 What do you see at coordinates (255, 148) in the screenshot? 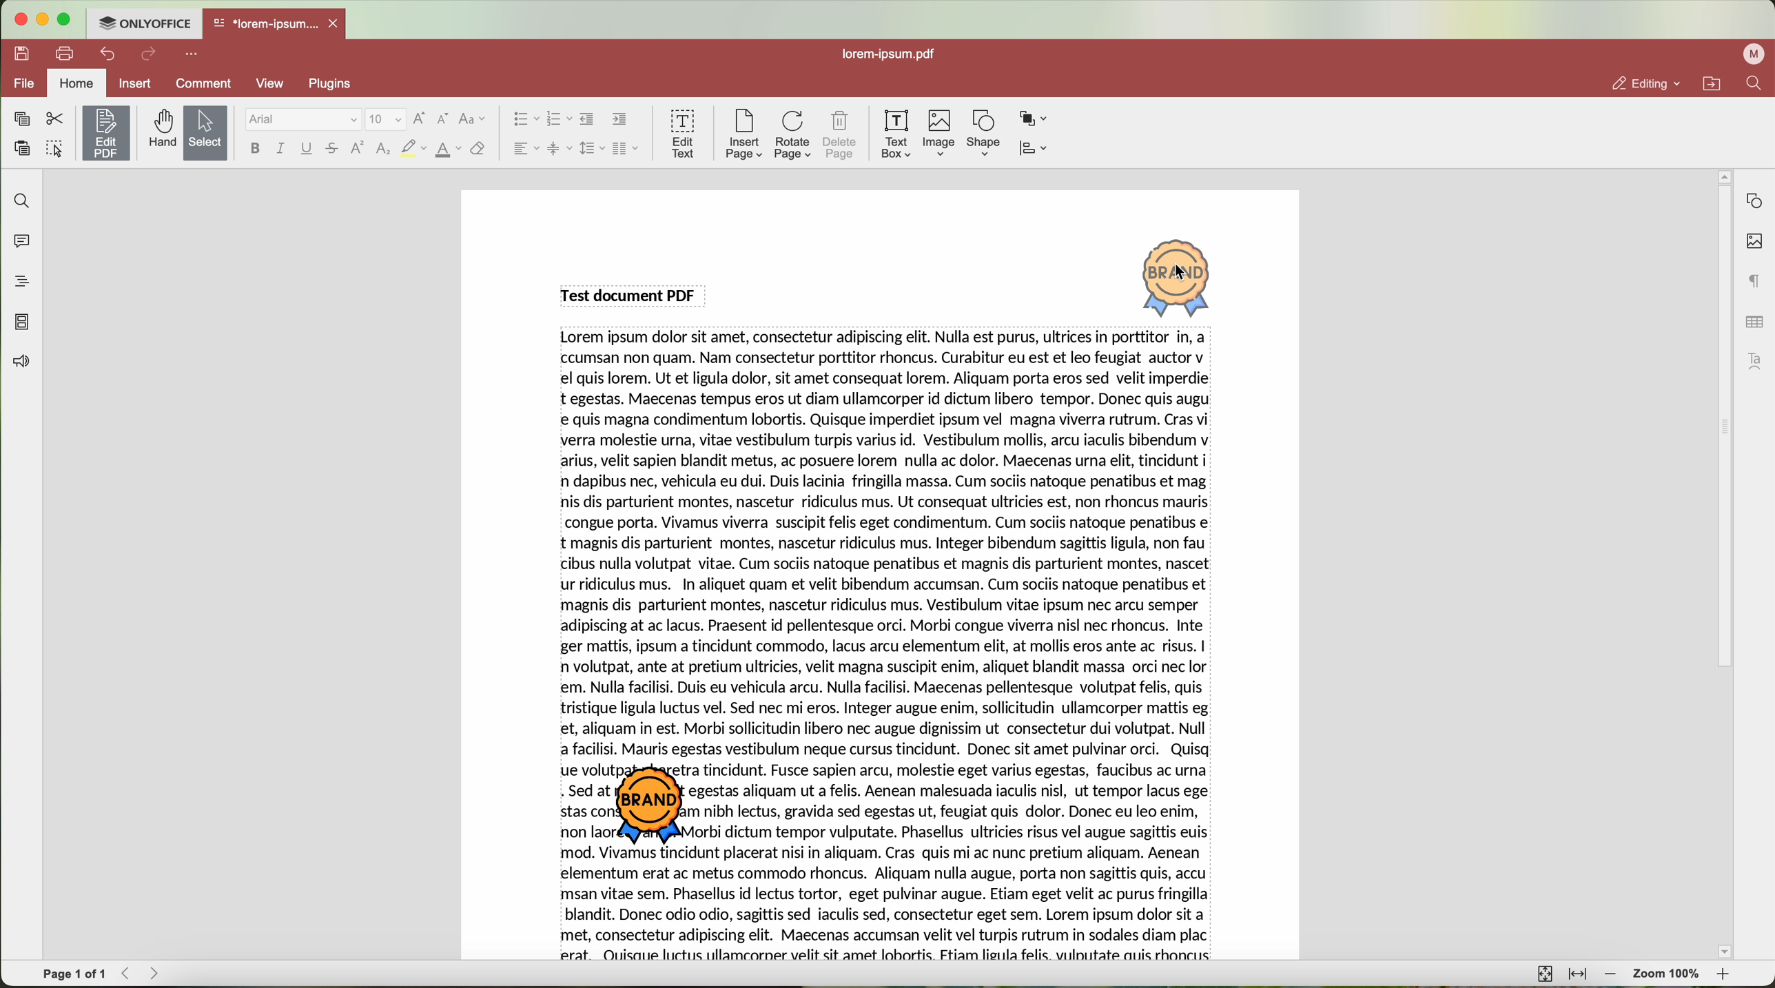
I see `bold` at bounding box center [255, 148].